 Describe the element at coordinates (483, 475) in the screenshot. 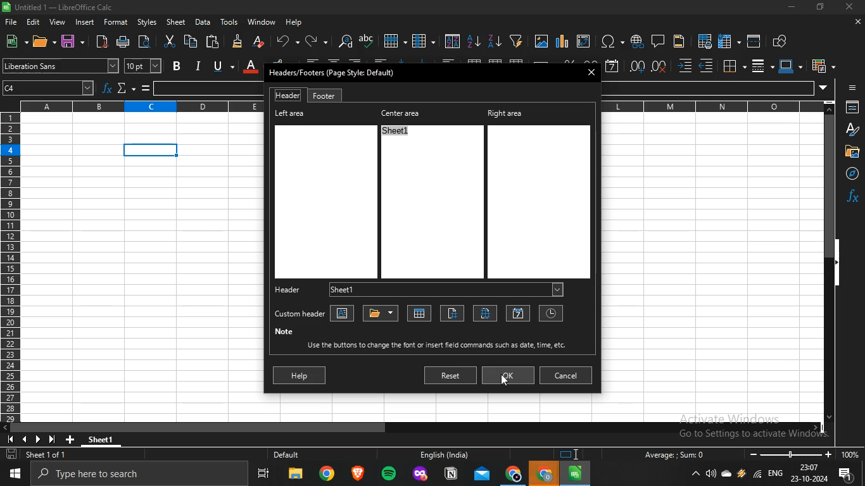

I see `outlook` at that location.